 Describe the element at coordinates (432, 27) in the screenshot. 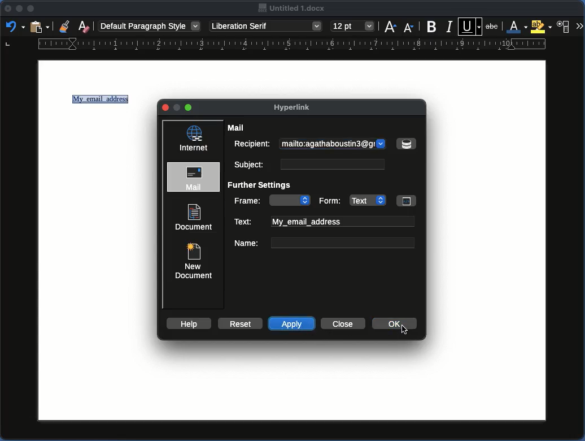

I see `Bold` at that location.